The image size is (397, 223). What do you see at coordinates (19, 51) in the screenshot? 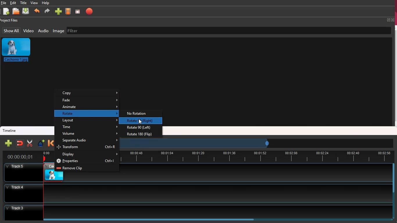
I see `image` at bounding box center [19, 51].